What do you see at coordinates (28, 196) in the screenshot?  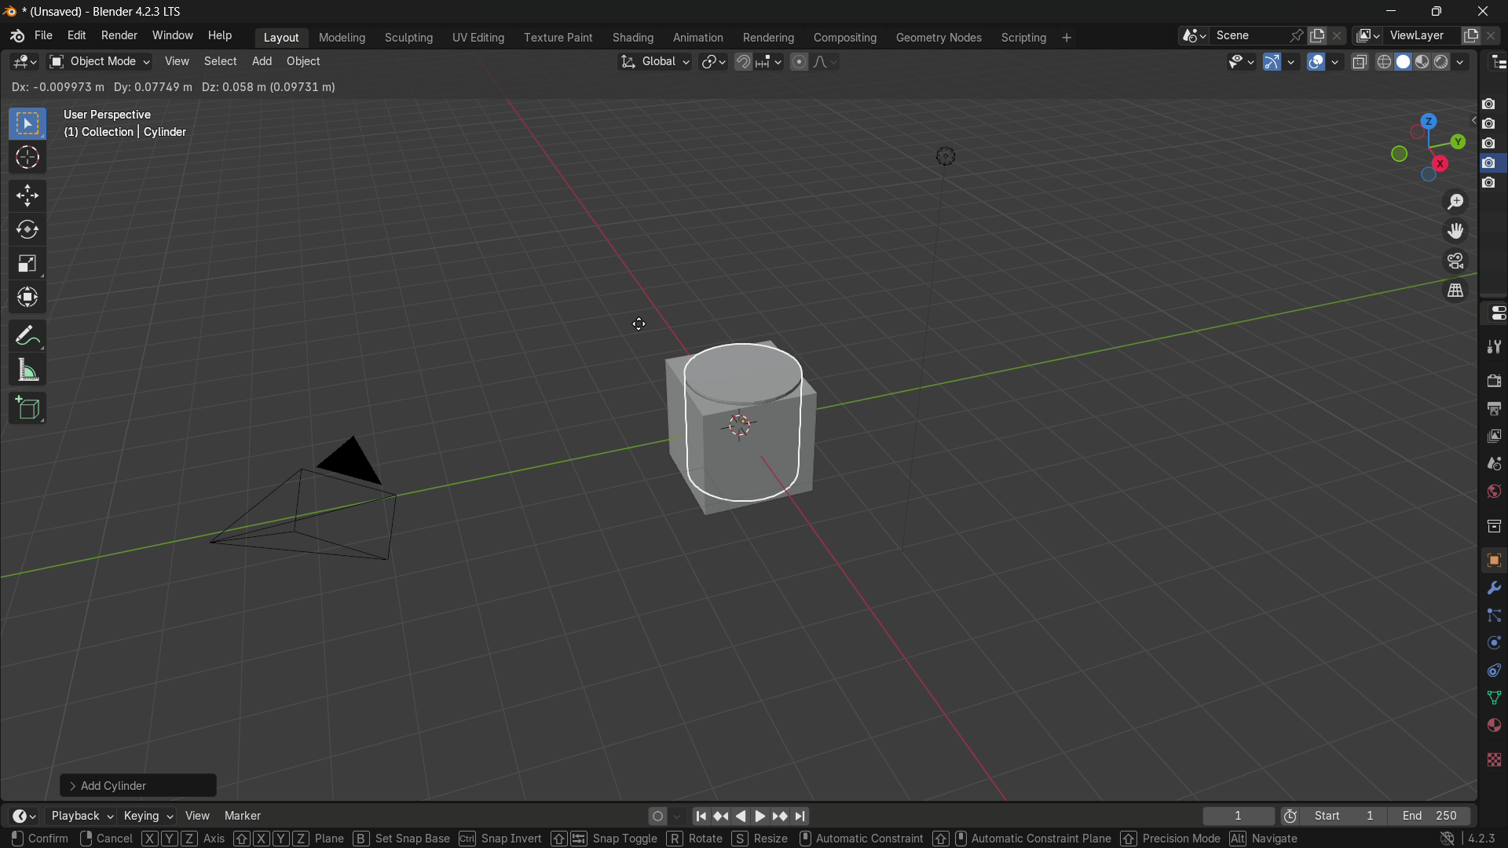 I see `move` at bounding box center [28, 196].